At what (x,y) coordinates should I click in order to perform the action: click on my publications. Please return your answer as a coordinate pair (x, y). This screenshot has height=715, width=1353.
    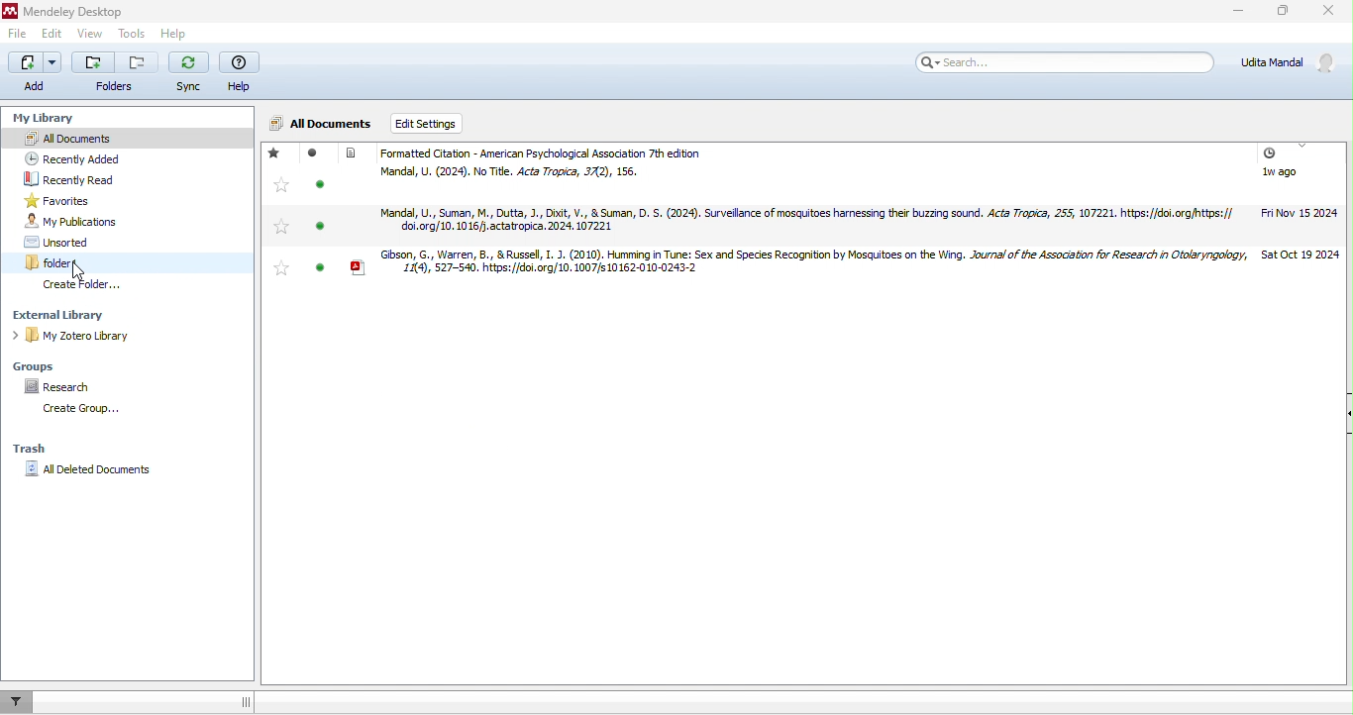
    Looking at the image, I should click on (84, 221).